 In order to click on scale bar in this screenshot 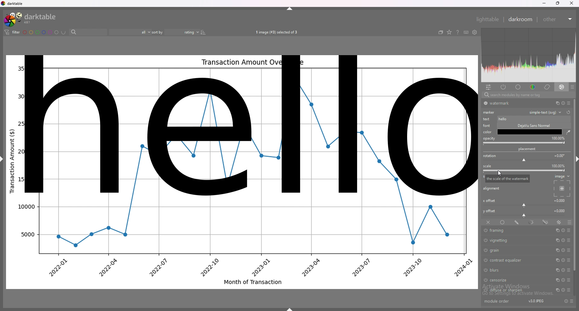, I will do `click(525, 170)`.